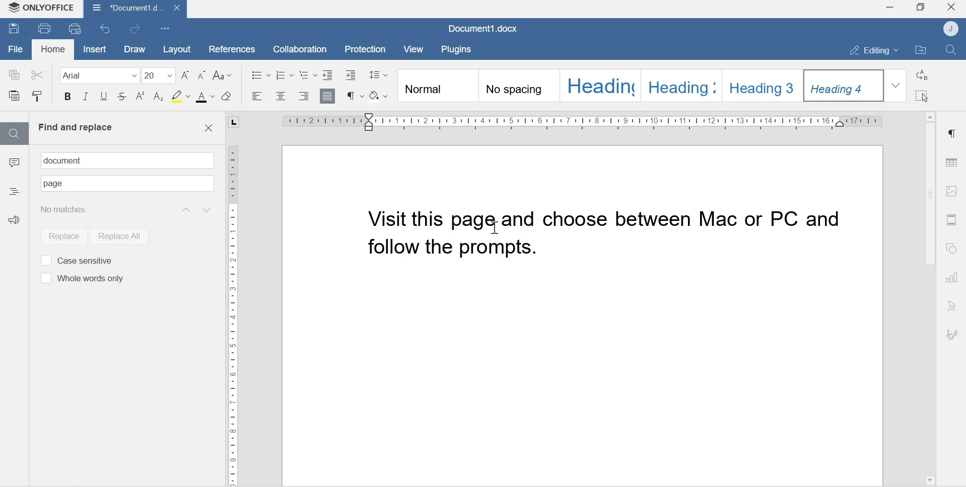  What do you see at coordinates (354, 96) in the screenshot?
I see `Non printing characters` at bounding box center [354, 96].